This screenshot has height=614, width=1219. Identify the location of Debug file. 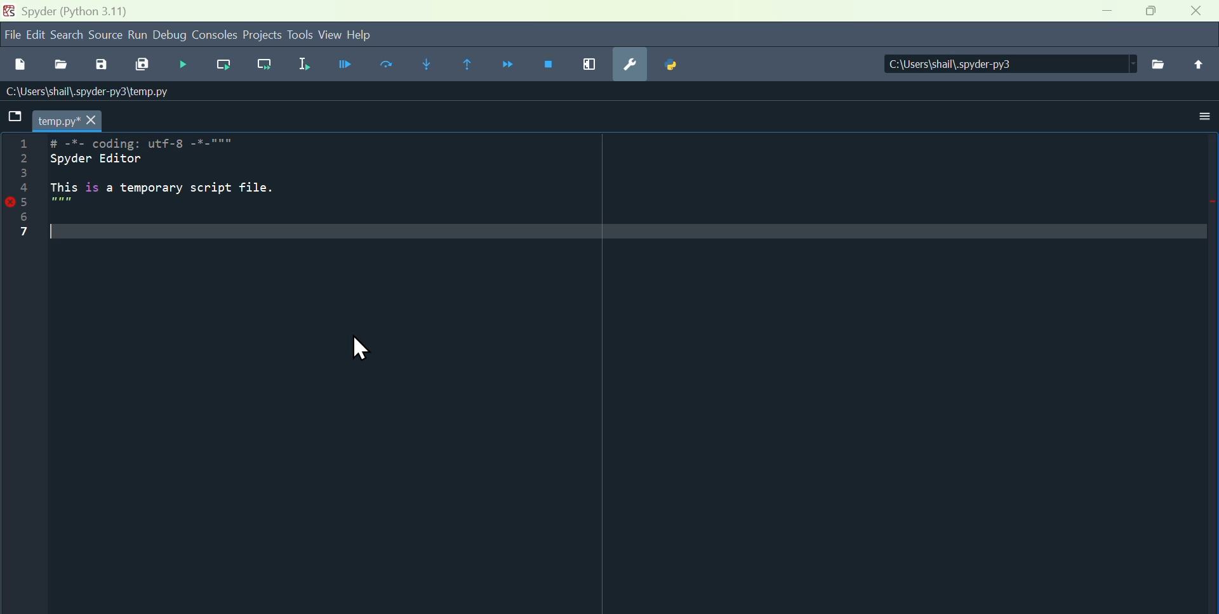
(183, 64).